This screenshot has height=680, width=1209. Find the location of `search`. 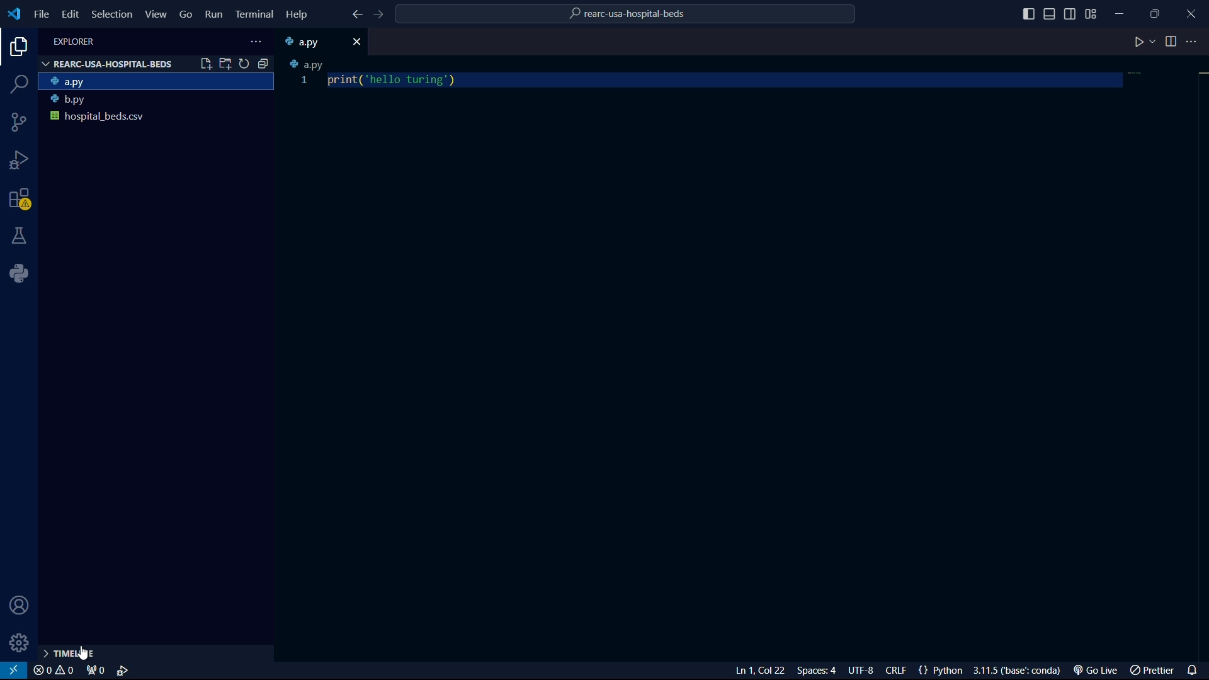

search is located at coordinates (18, 83).